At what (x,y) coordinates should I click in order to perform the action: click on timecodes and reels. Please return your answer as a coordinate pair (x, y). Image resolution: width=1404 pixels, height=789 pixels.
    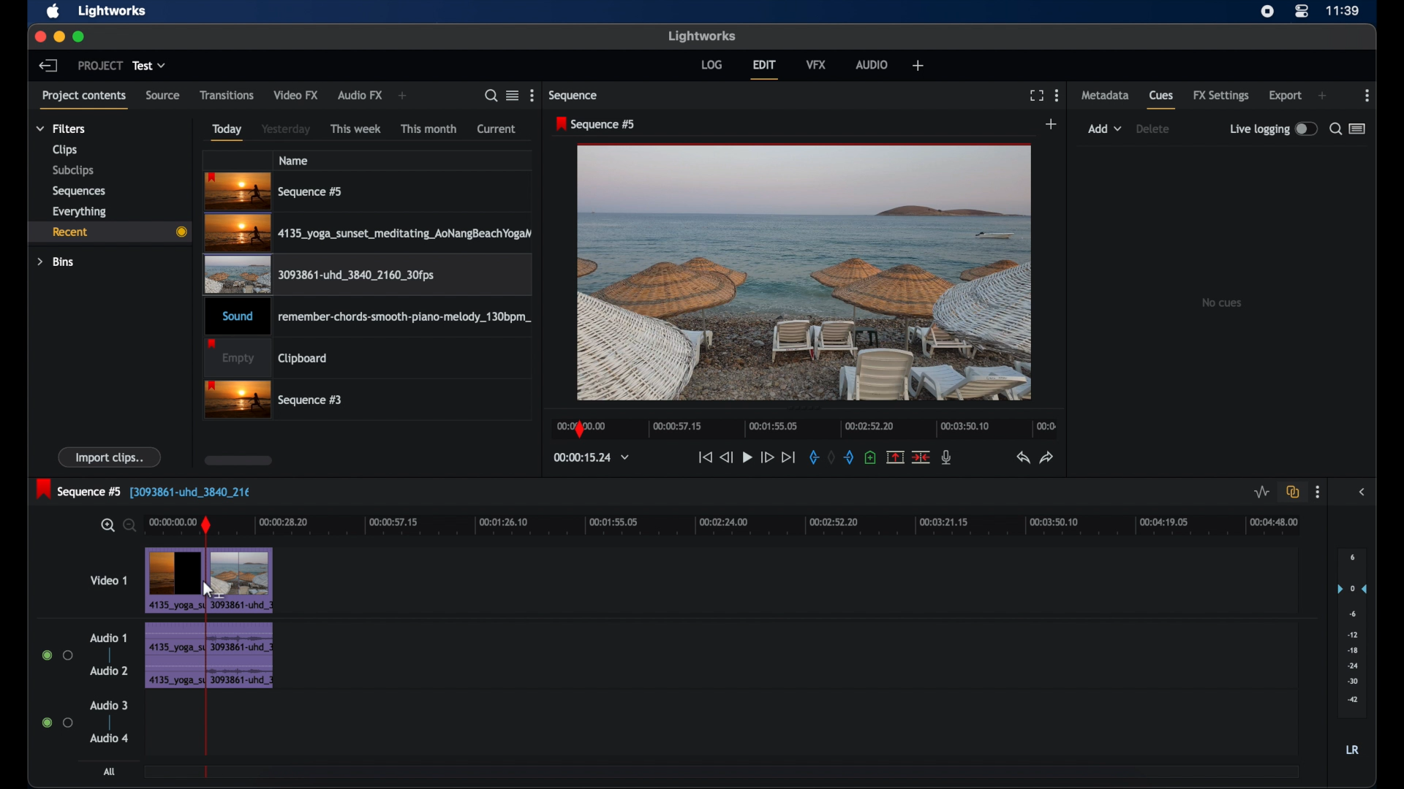
    Looking at the image, I should click on (595, 457).